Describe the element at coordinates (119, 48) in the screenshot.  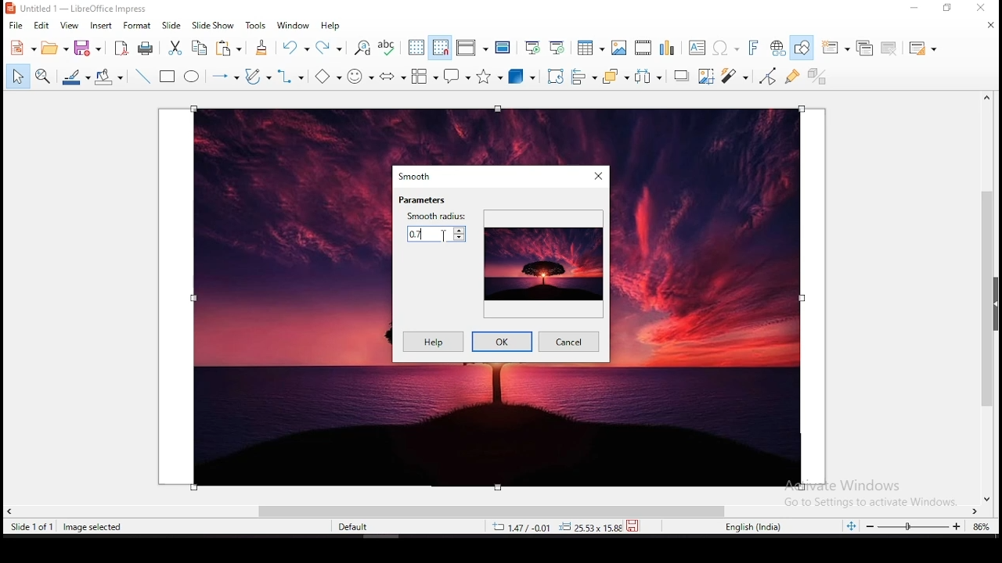
I see `export directly as pdf` at that location.